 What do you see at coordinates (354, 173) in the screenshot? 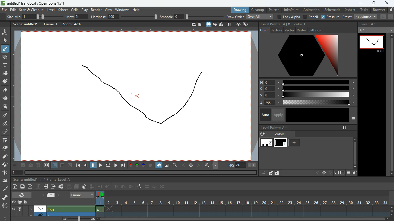
I see `unlock` at bounding box center [354, 173].